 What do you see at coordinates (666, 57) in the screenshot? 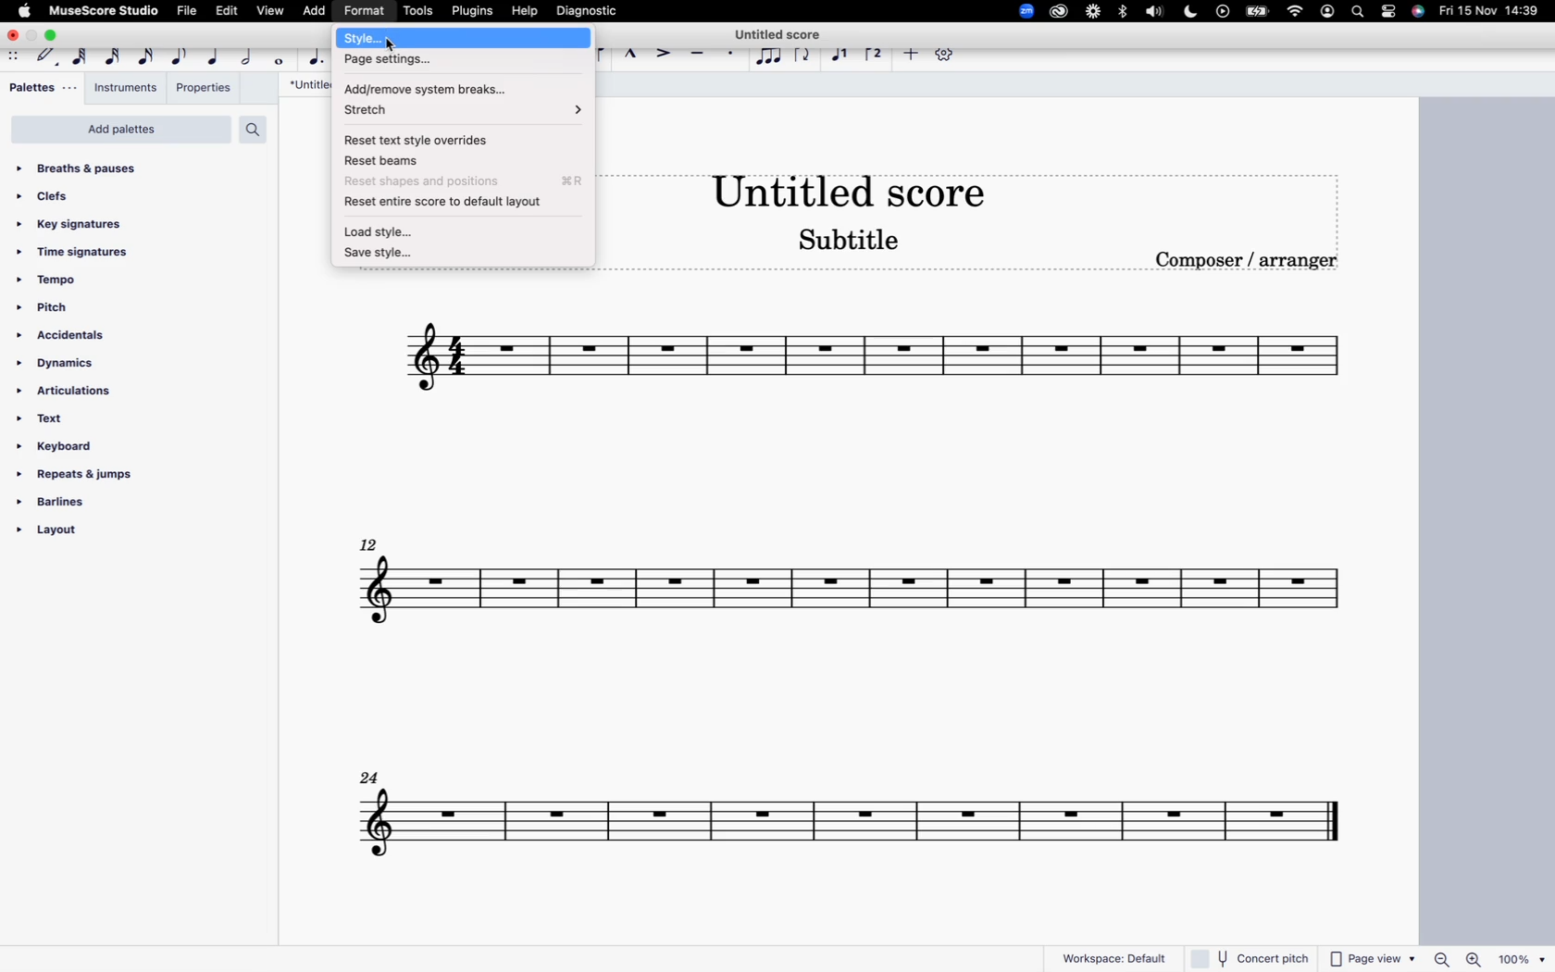
I see `accent ` at bounding box center [666, 57].